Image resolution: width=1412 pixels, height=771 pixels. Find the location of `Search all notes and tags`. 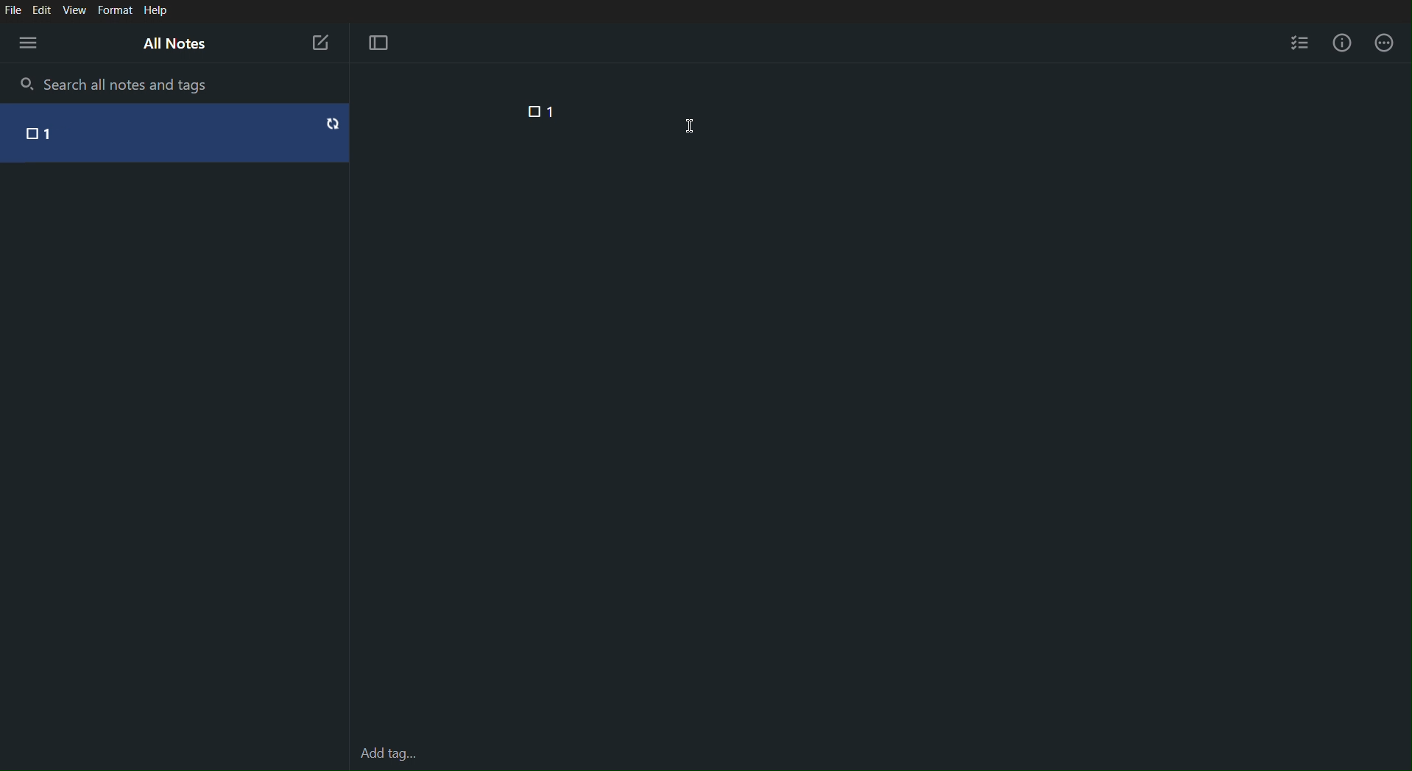

Search all notes and tags is located at coordinates (131, 84).